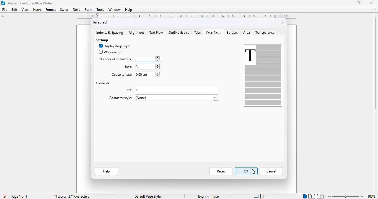  Describe the element at coordinates (5, 196) in the screenshot. I see `click to save document` at that location.